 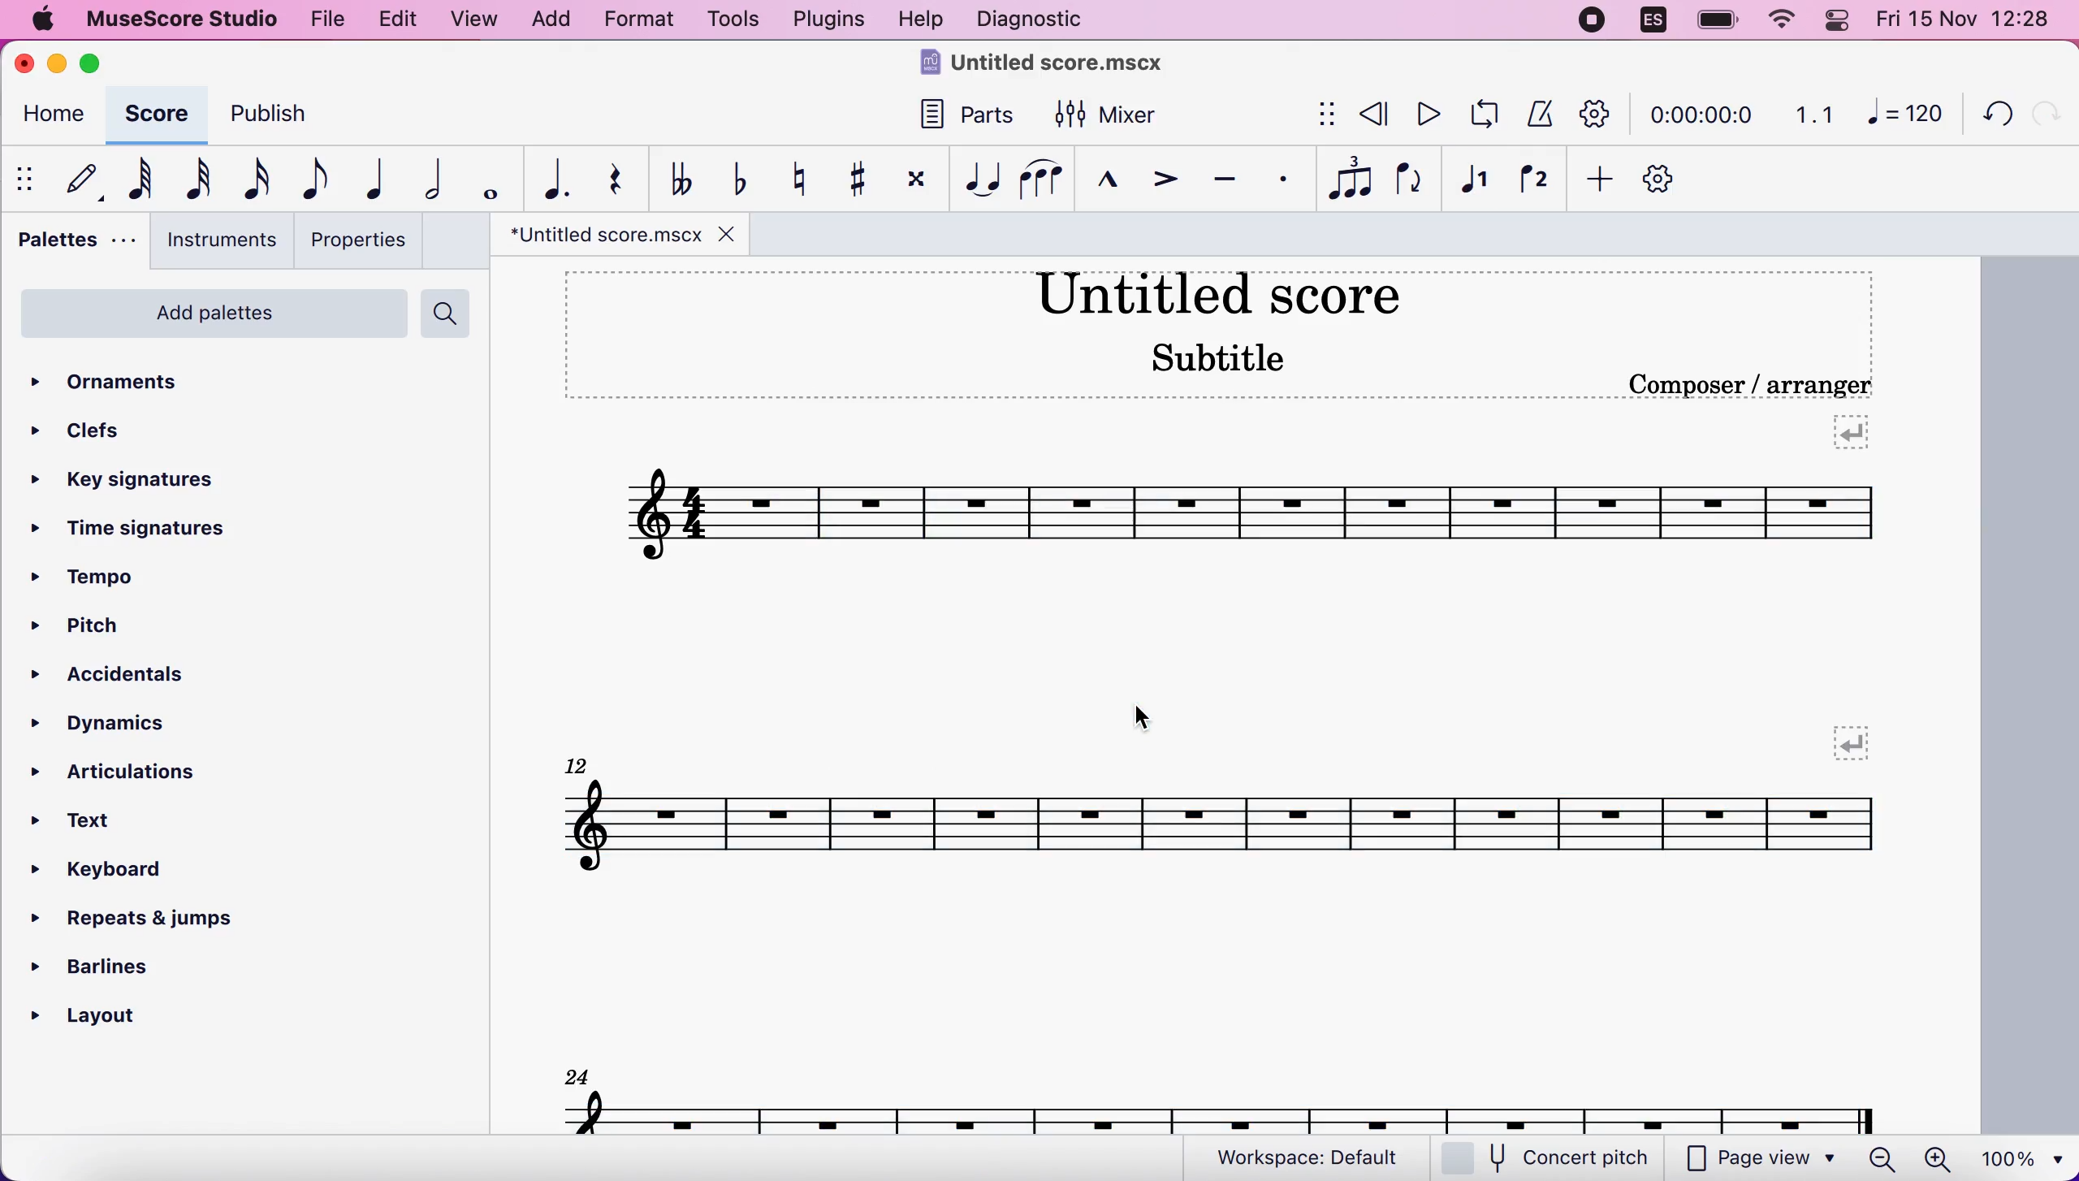 I want to click on format, so click(x=638, y=22).